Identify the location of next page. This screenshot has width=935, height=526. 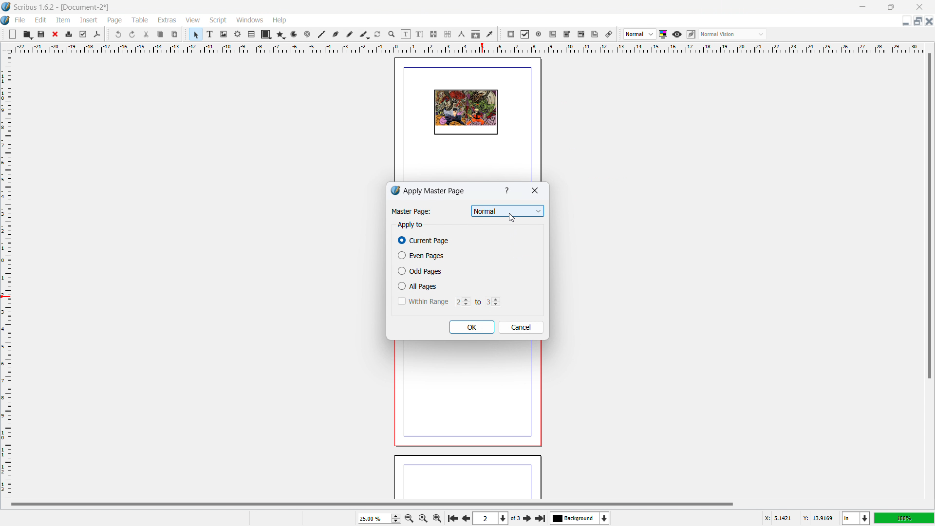
(465, 517).